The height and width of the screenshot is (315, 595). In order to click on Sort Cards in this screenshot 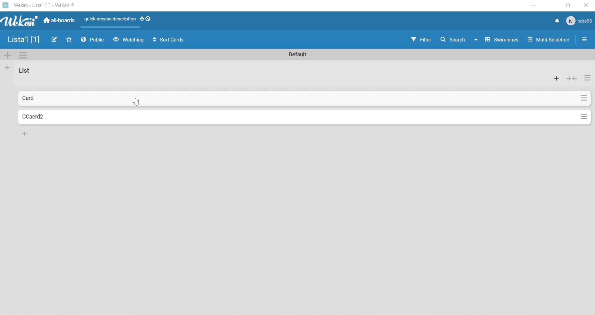, I will do `click(165, 39)`.